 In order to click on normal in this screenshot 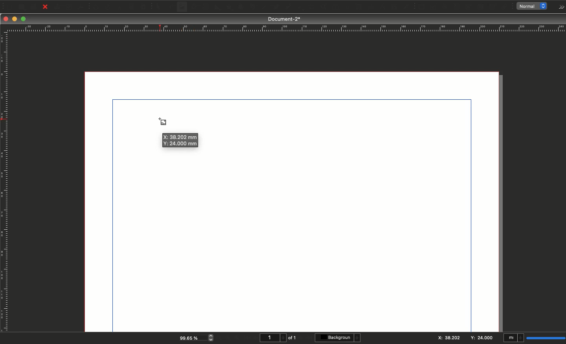, I will do `click(534, 6)`.